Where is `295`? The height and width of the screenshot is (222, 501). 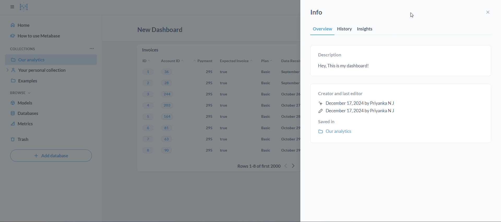
295 is located at coordinates (210, 83).